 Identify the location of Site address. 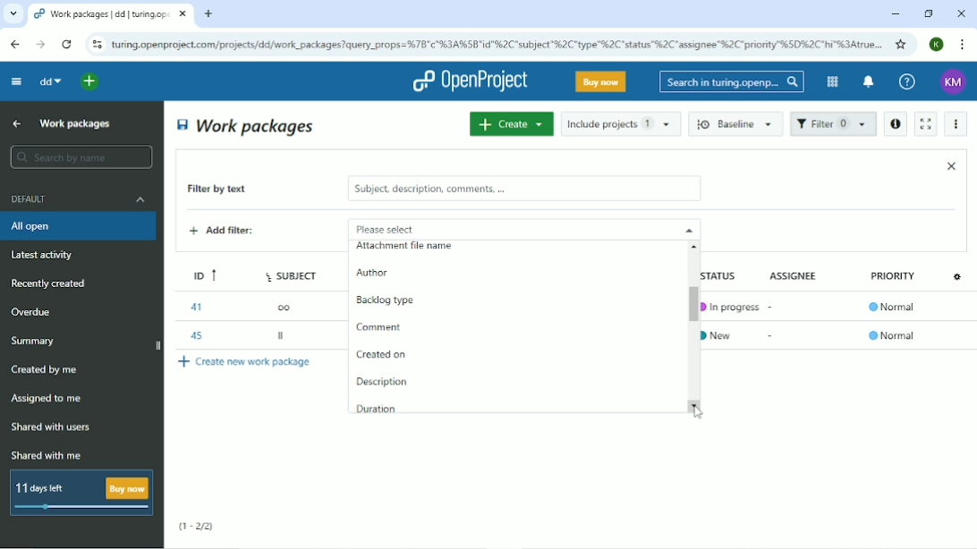
(497, 43).